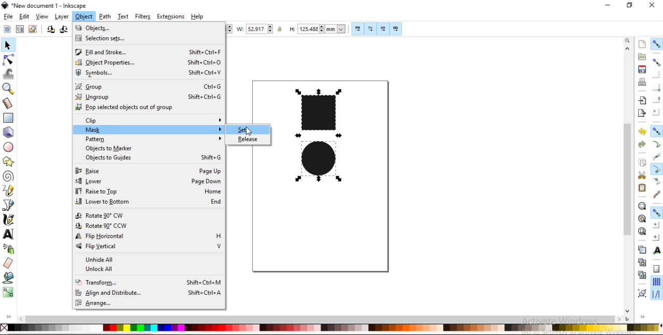 This screenshot has height=335, width=663. I want to click on restore down, so click(630, 5).